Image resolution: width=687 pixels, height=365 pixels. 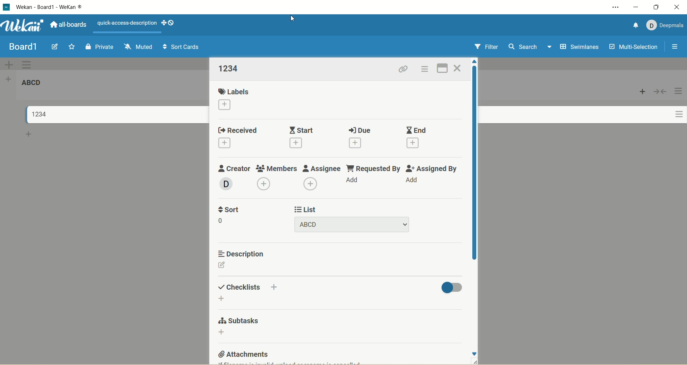 What do you see at coordinates (309, 184) in the screenshot?
I see `add` at bounding box center [309, 184].